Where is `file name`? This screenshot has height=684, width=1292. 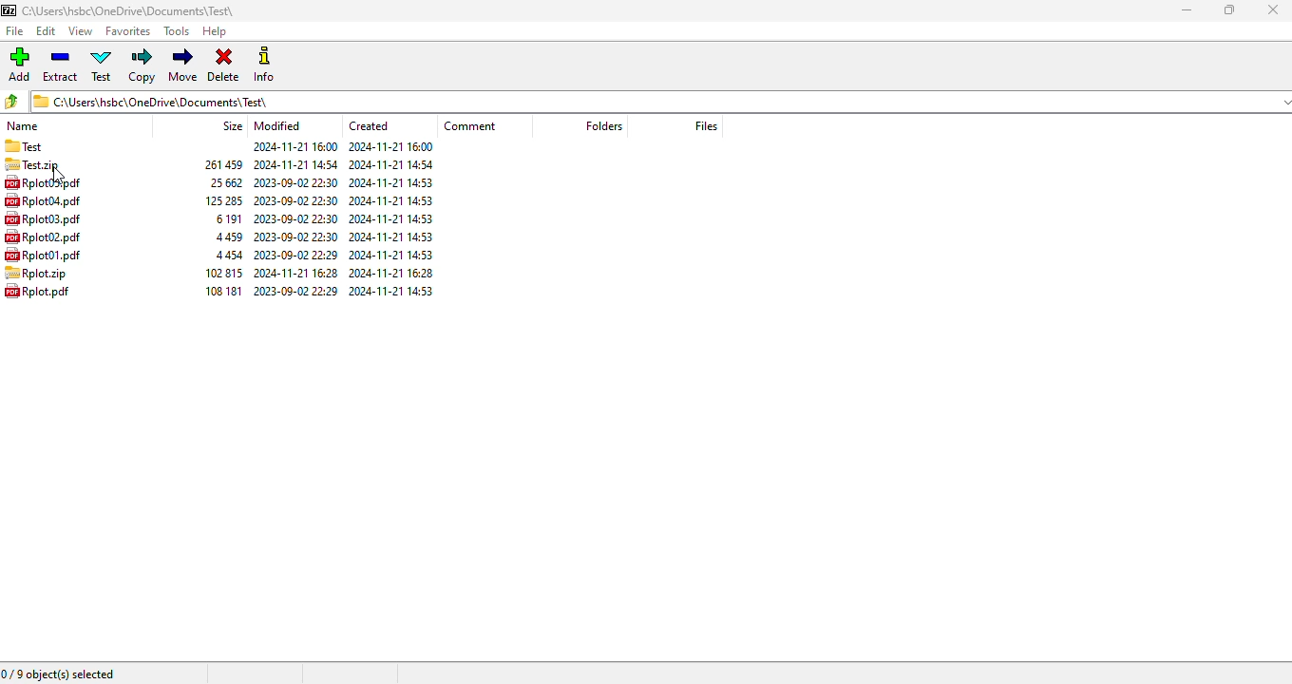
file name is located at coordinates (37, 291).